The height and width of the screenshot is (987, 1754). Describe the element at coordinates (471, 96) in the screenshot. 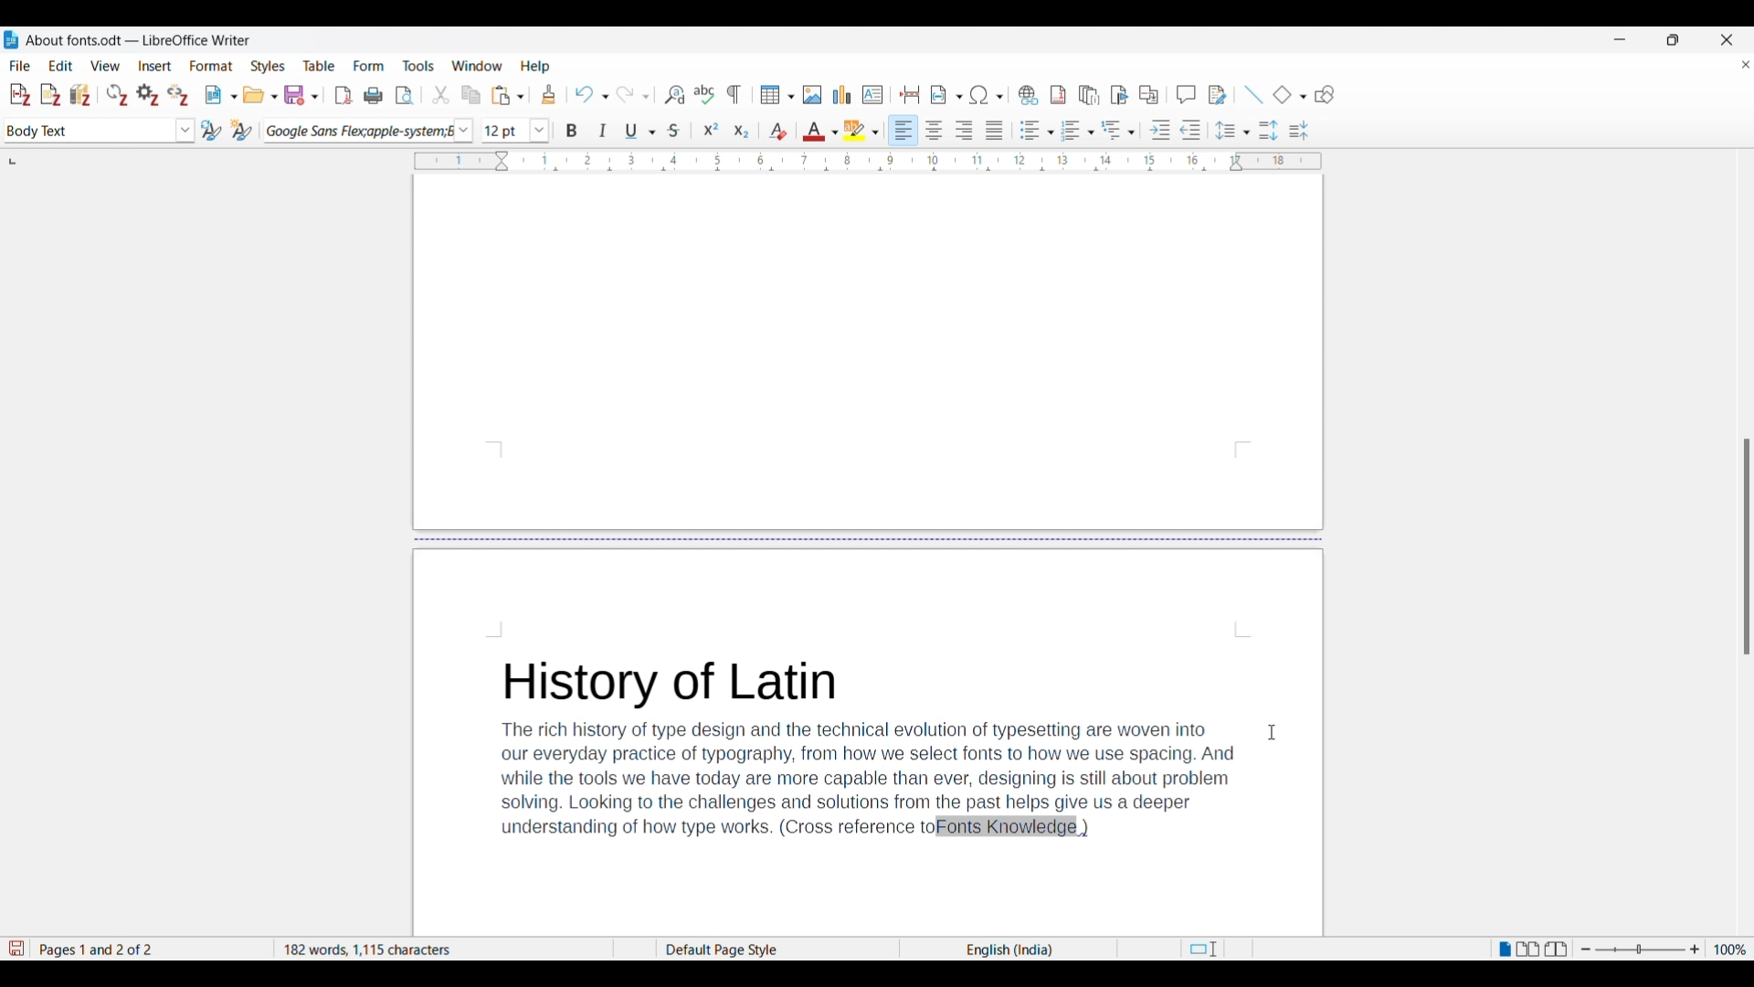

I see `Copy` at that location.